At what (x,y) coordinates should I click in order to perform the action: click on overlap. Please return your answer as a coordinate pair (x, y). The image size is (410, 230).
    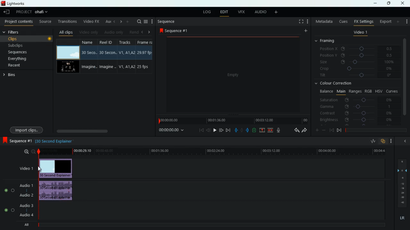
    Looking at the image, I should click on (383, 142).